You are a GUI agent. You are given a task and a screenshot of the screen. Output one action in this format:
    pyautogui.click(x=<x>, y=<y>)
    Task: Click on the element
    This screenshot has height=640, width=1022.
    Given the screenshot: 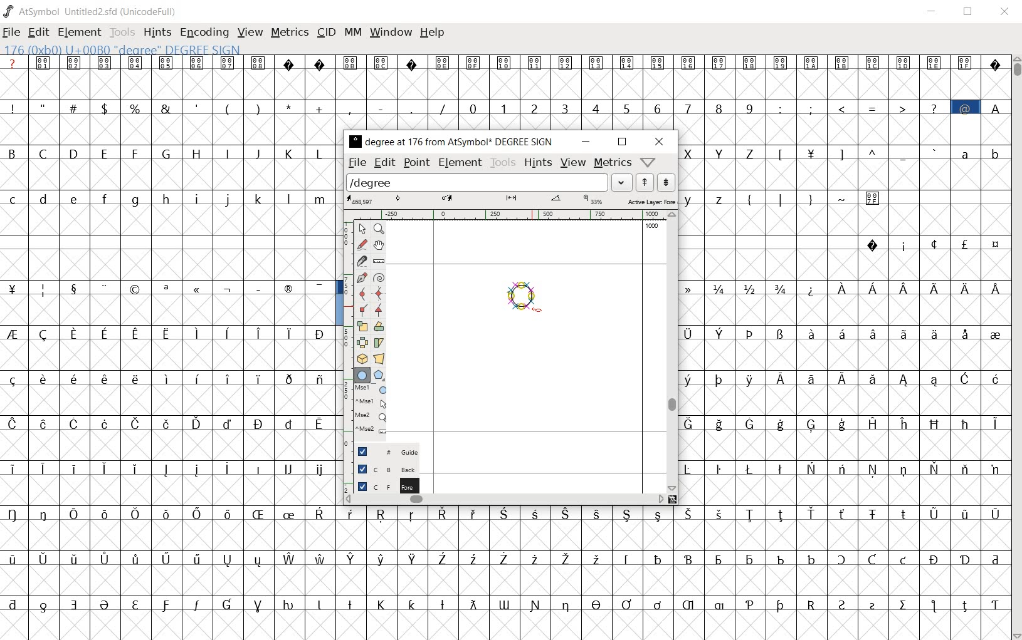 What is the action you would take?
    pyautogui.click(x=80, y=32)
    